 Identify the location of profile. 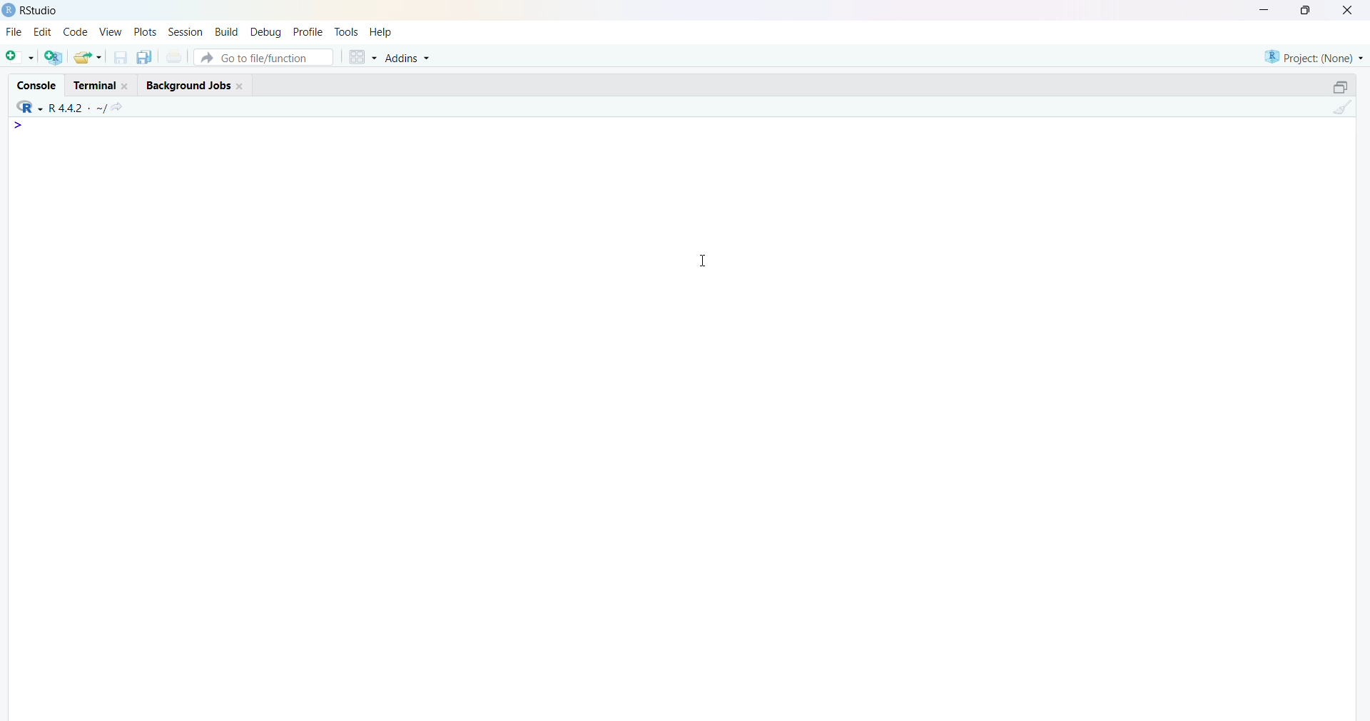
(310, 32).